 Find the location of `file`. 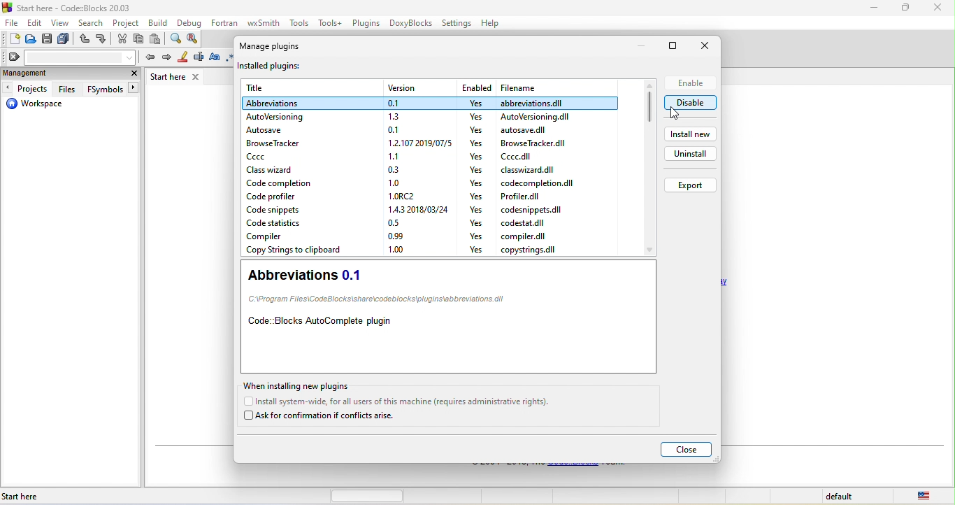

file is located at coordinates (534, 144).